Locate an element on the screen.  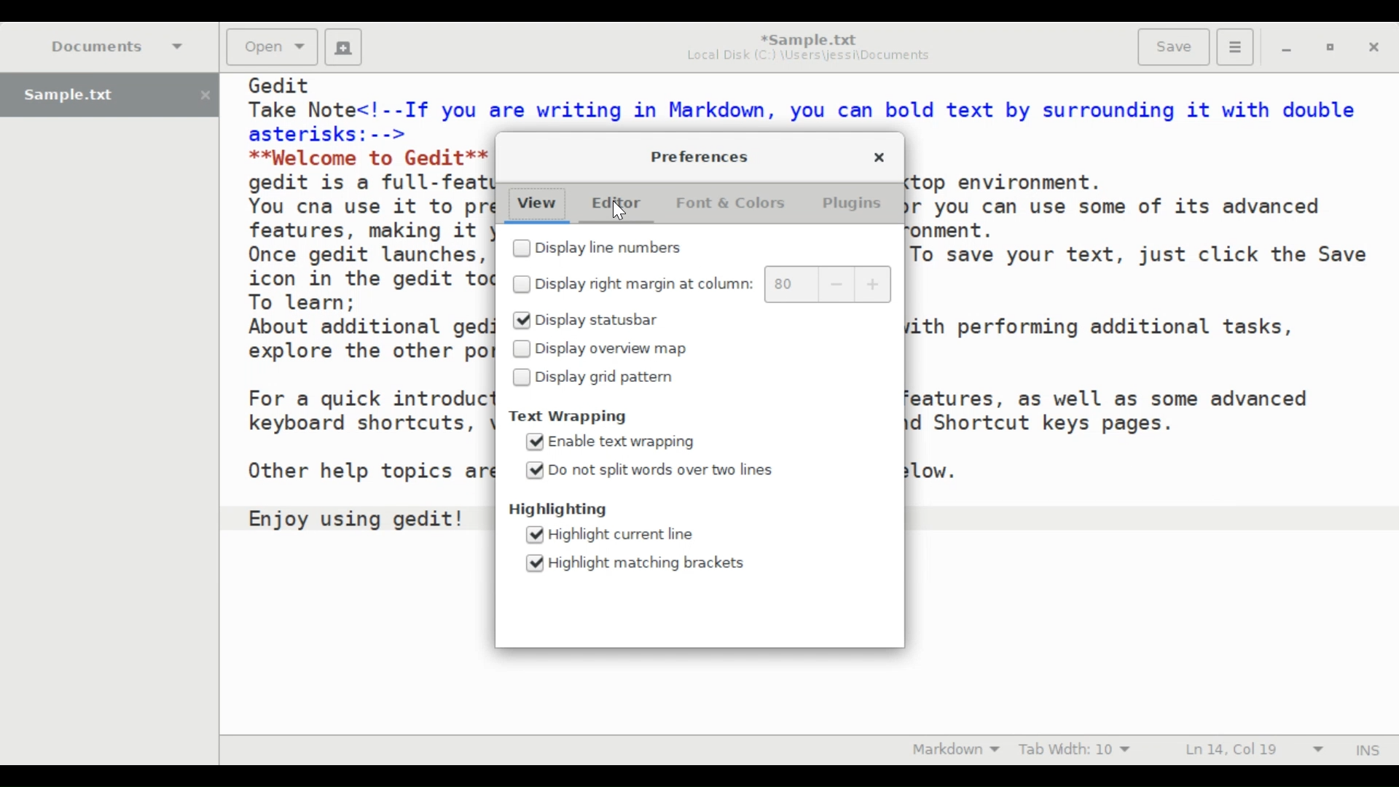
Close is located at coordinates (879, 159).